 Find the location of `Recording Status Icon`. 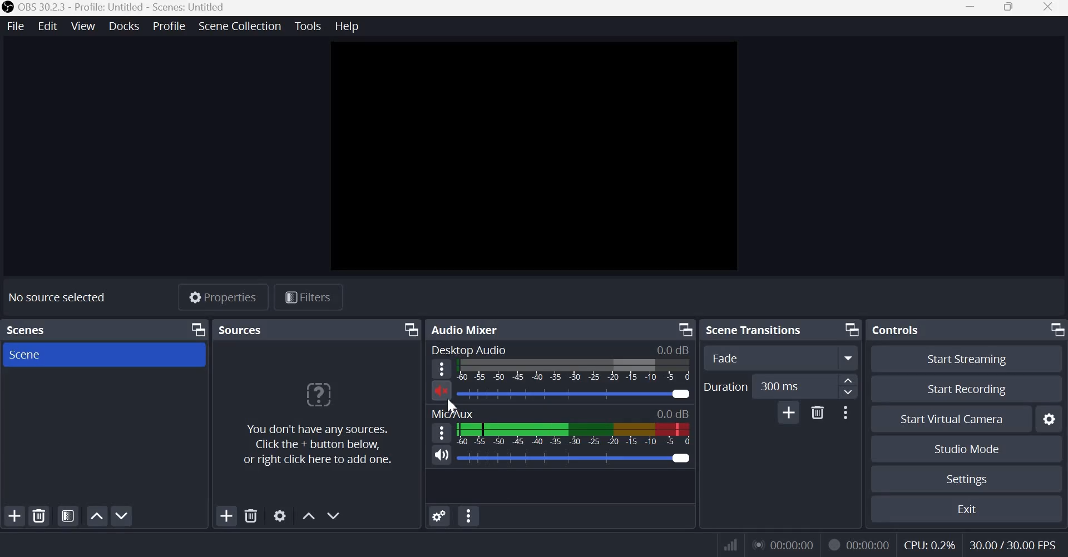

Recording Status Icon is located at coordinates (834, 545).